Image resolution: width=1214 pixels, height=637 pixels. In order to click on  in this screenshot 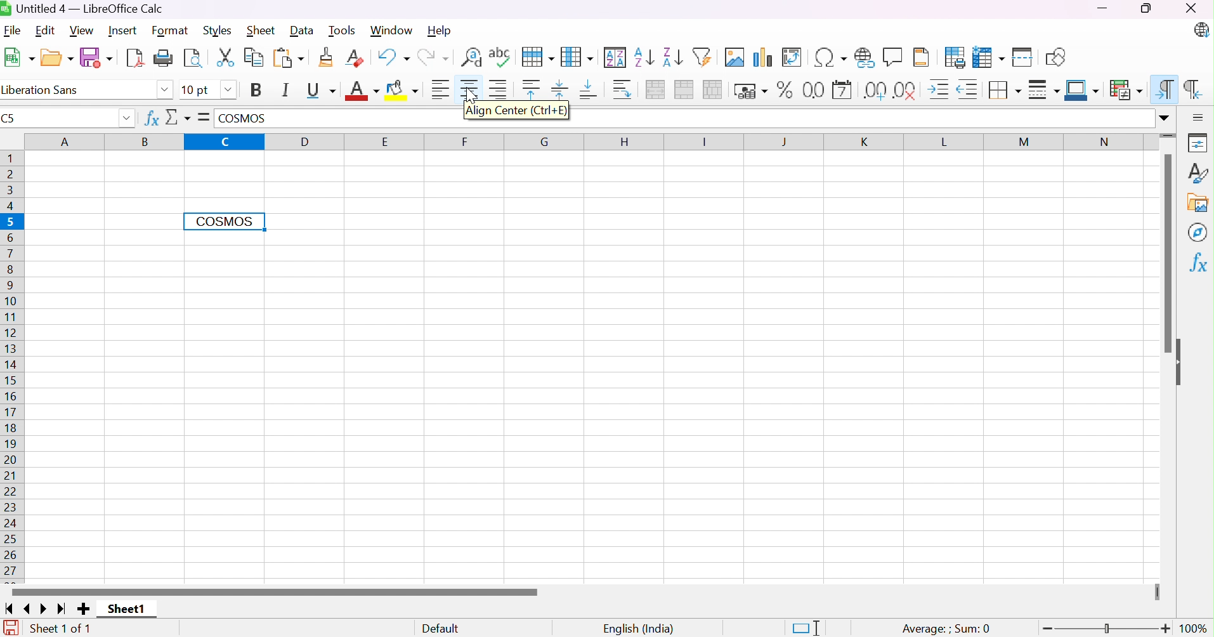, I will do `click(198, 90)`.